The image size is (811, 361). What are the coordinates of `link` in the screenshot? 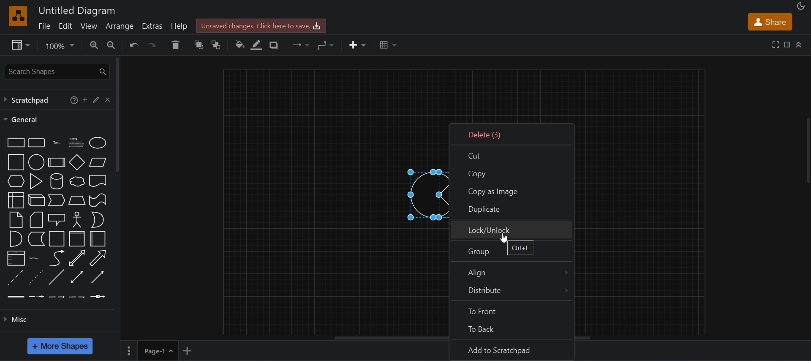 It's located at (16, 296).